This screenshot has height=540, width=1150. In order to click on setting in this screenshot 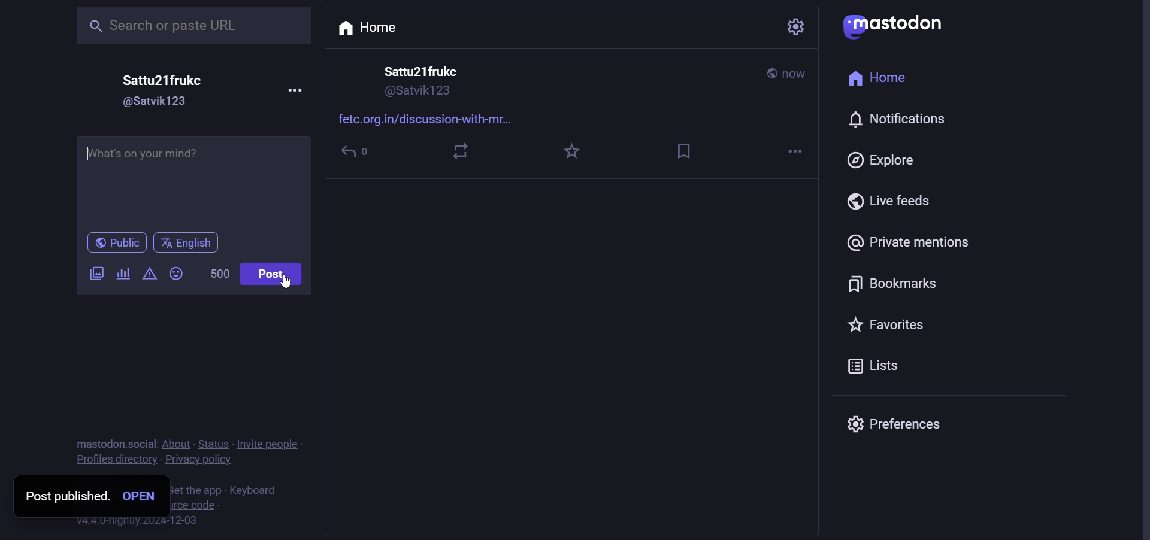, I will do `click(790, 27)`.